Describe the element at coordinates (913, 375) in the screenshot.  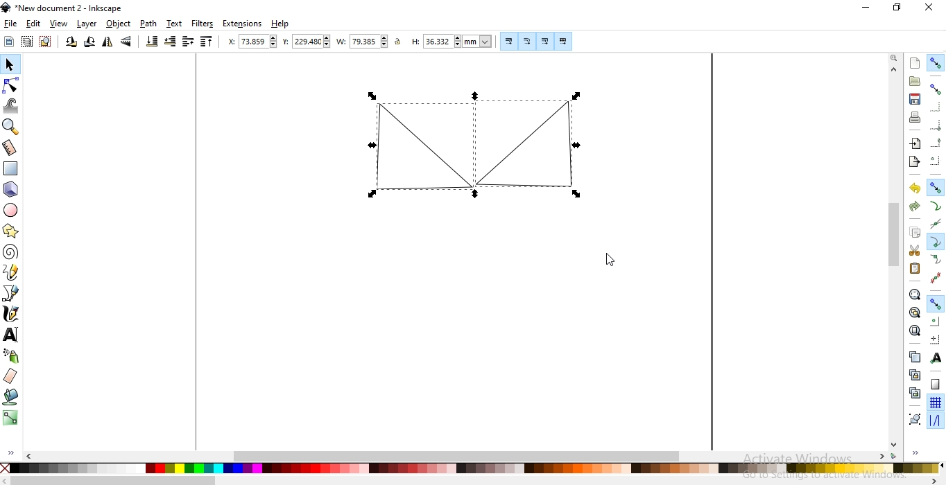
I see `create a clone` at that location.